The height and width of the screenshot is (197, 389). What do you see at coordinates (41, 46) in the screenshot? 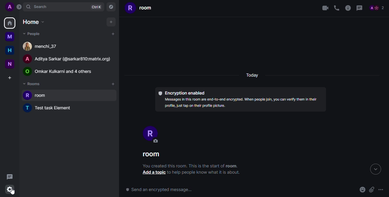
I see `people` at bounding box center [41, 46].